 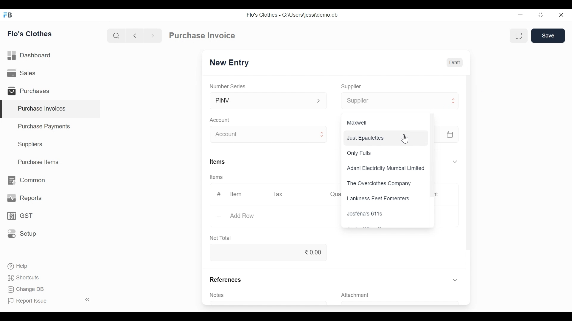 I want to click on References, so click(x=225, y=279).